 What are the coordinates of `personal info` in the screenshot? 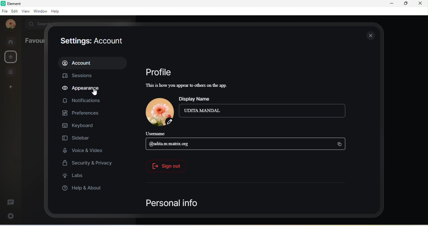 It's located at (173, 203).